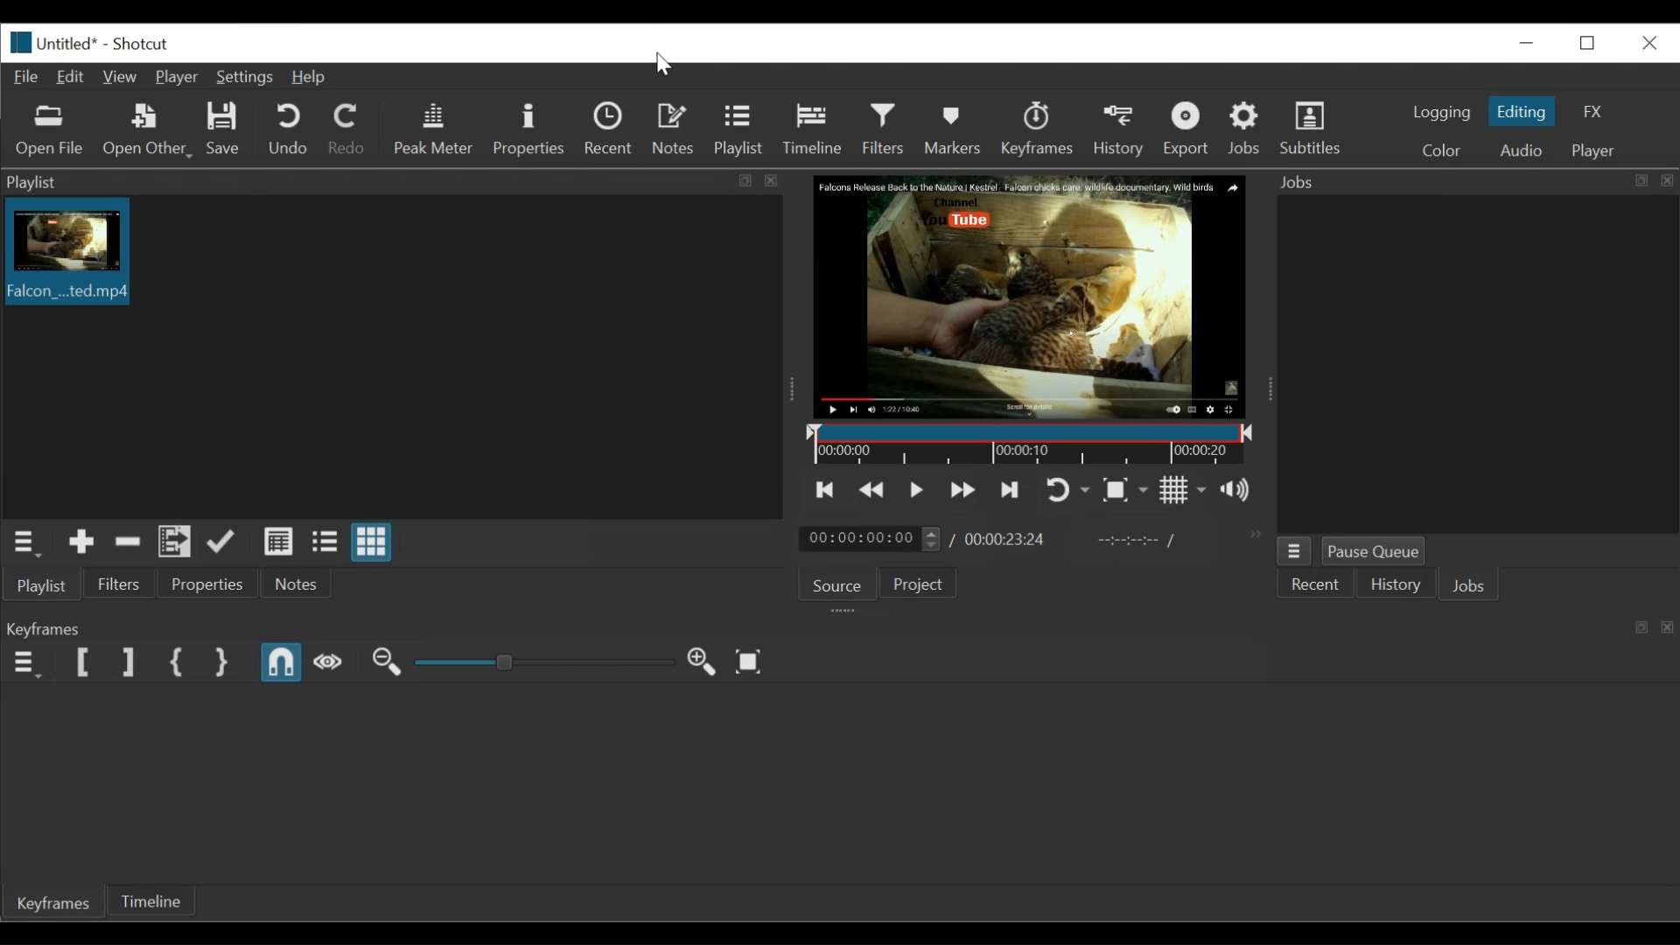  What do you see at coordinates (54, 132) in the screenshot?
I see `Open file` at bounding box center [54, 132].